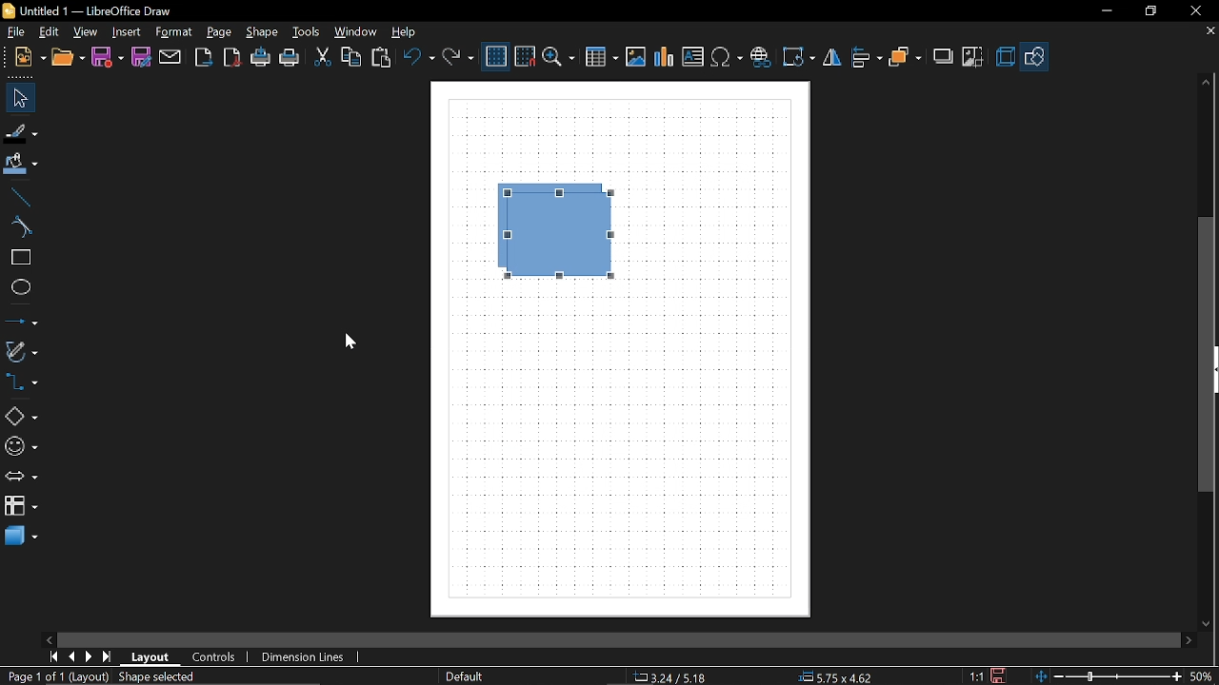  Describe the element at coordinates (834, 58) in the screenshot. I see `Flip` at that location.